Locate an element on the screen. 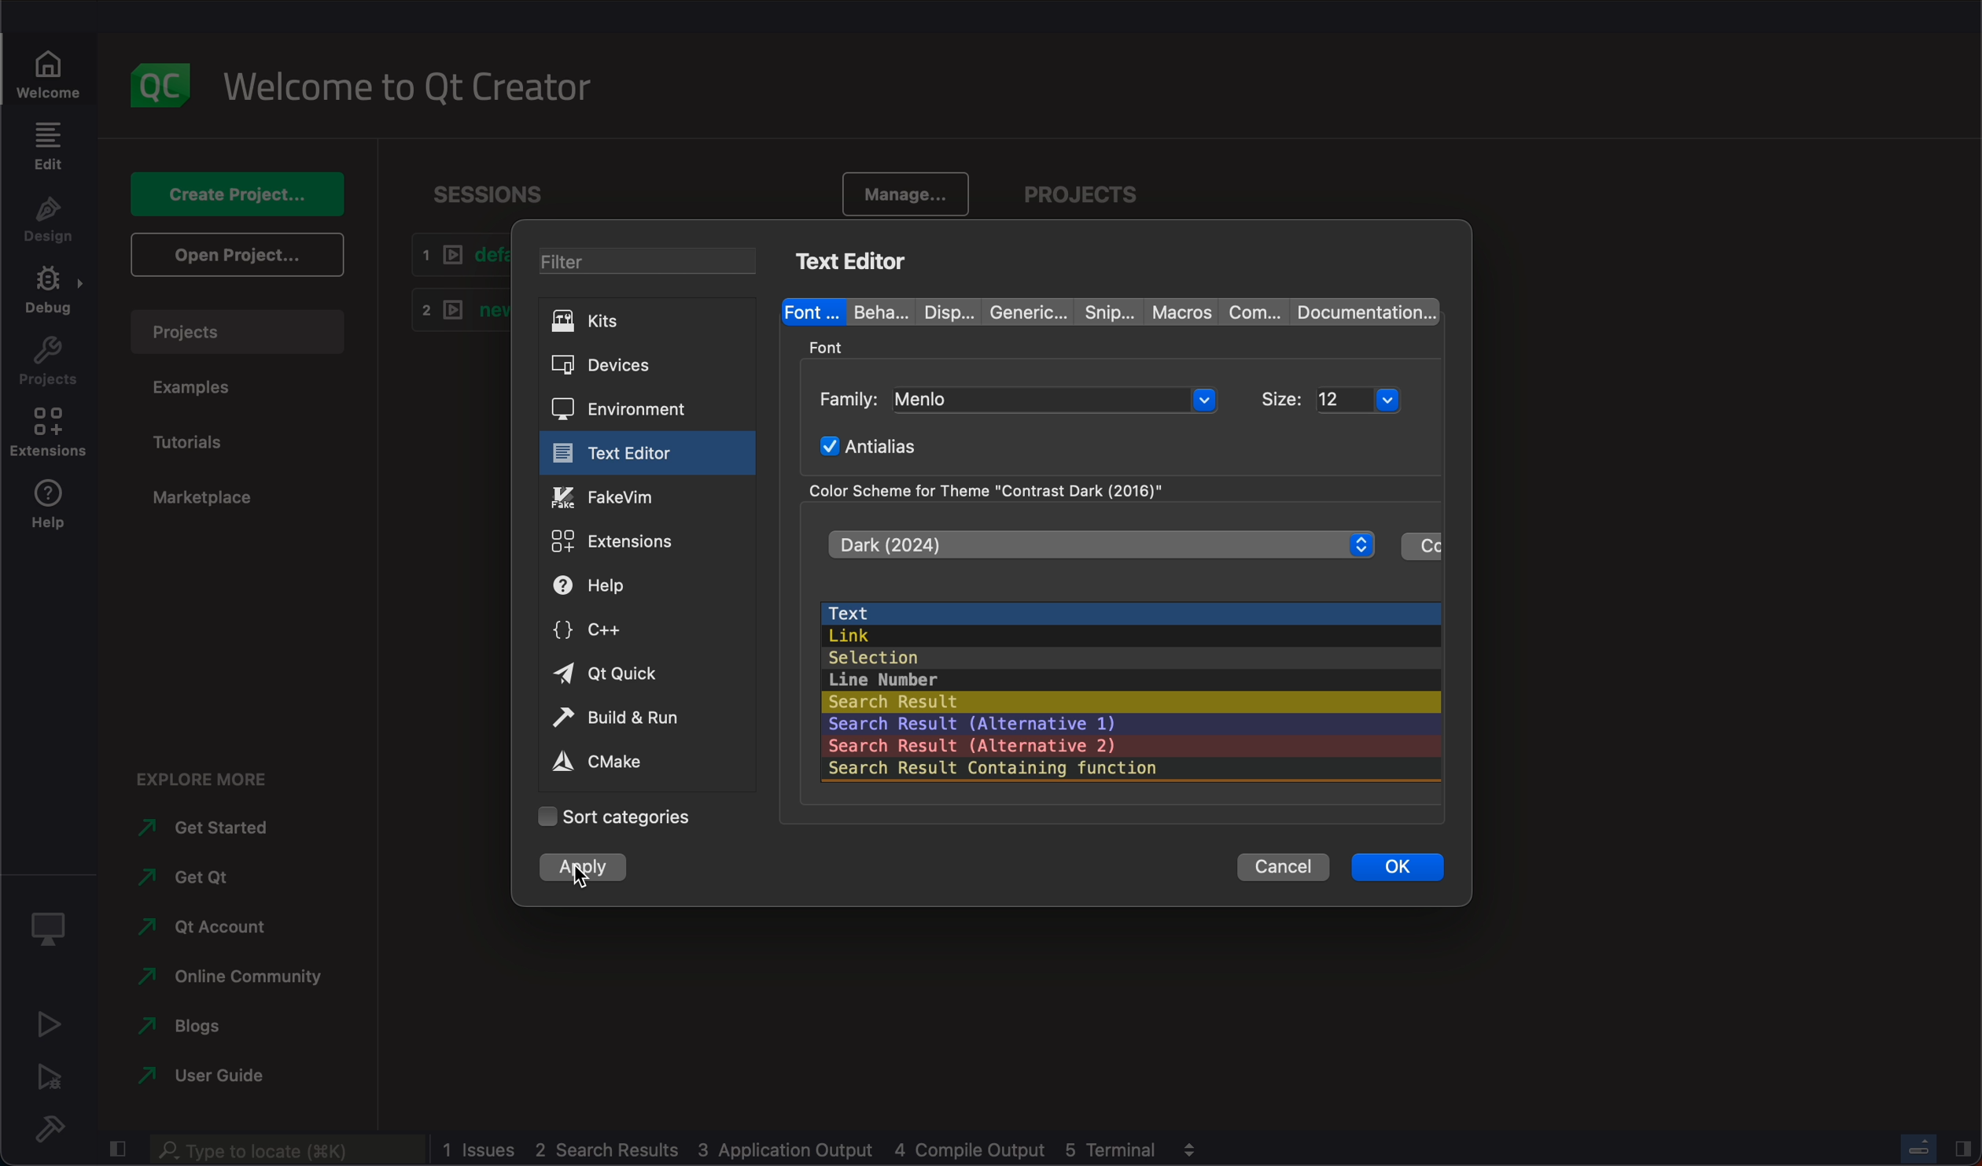  design is located at coordinates (46, 223).